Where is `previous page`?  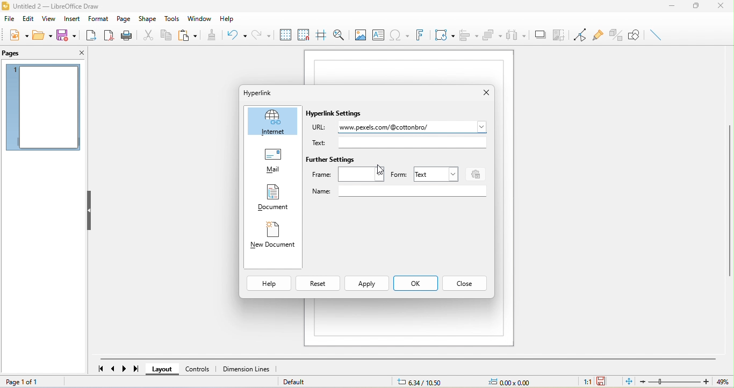 previous page is located at coordinates (114, 370).